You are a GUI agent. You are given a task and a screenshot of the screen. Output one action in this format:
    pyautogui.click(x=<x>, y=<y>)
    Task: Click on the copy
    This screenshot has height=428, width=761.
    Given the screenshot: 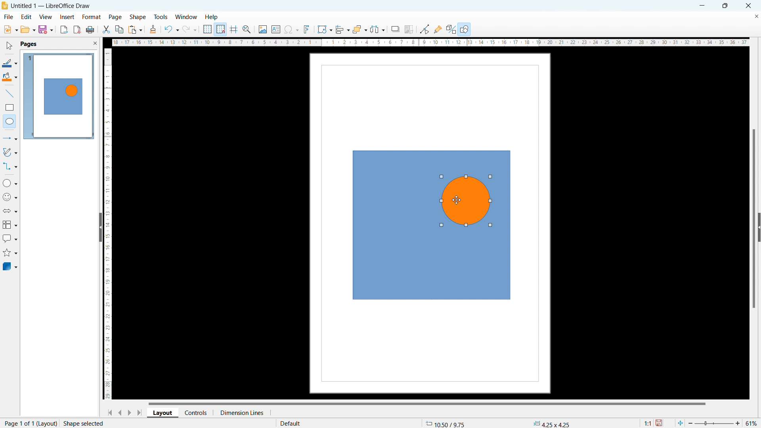 What is the action you would take?
    pyautogui.click(x=120, y=29)
    